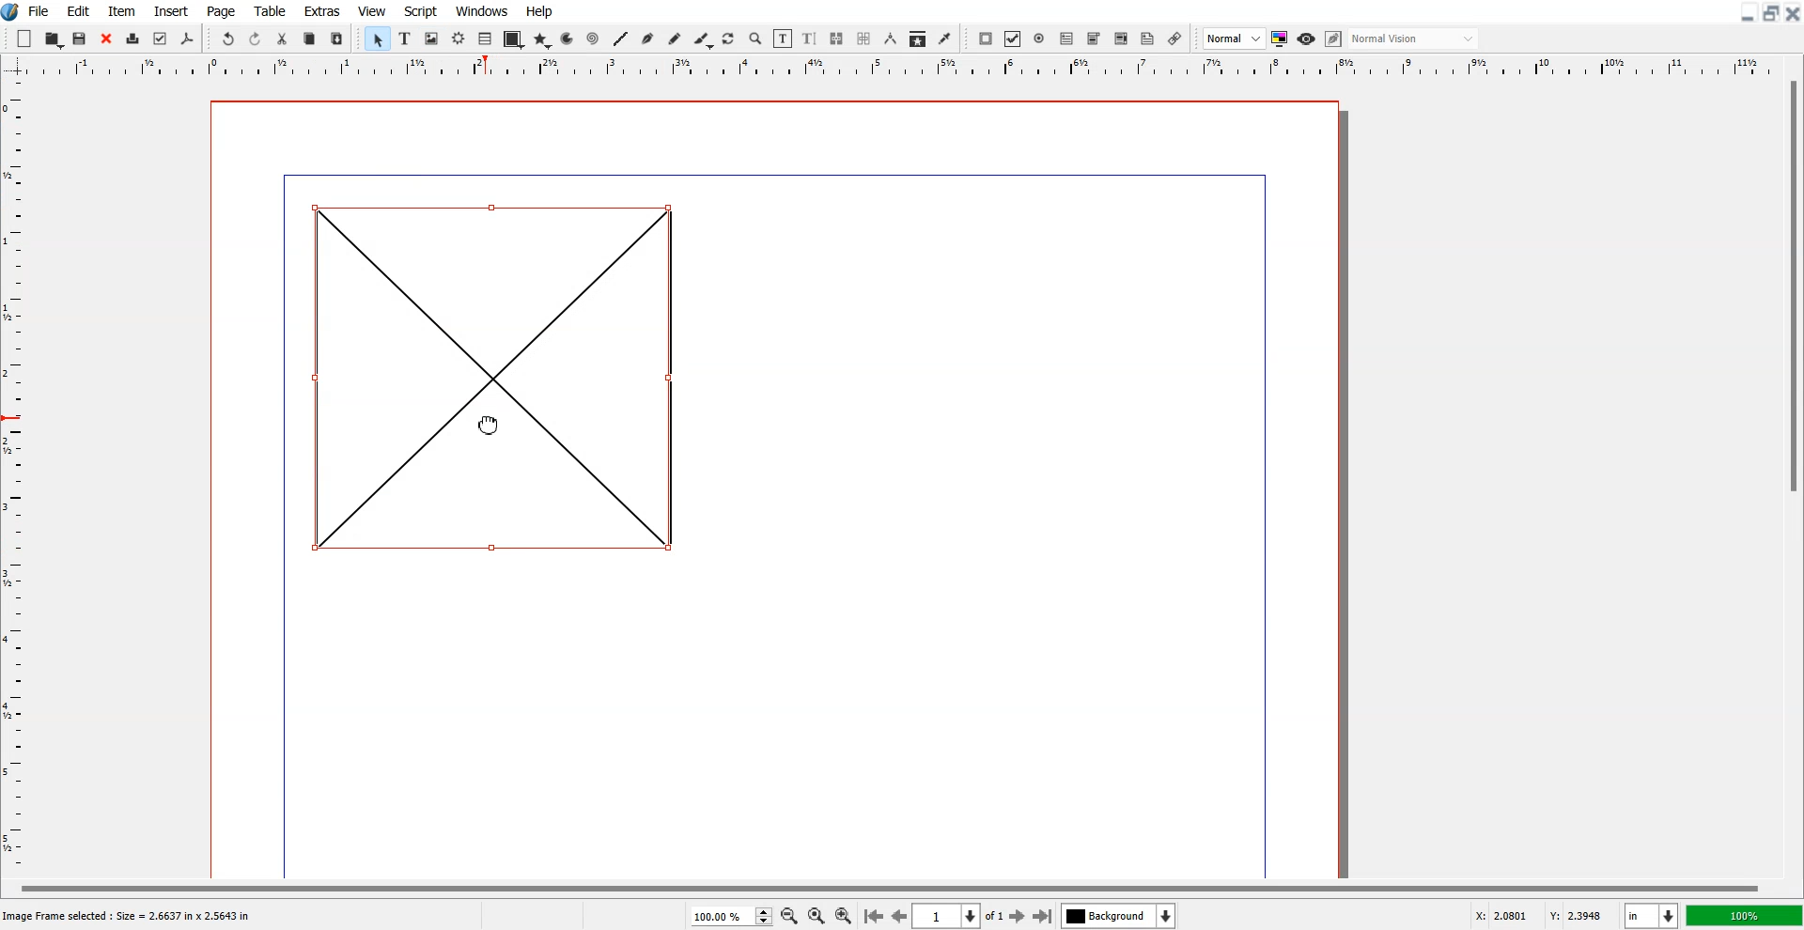  What do you see at coordinates (223, 10) in the screenshot?
I see `Page` at bounding box center [223, 10].